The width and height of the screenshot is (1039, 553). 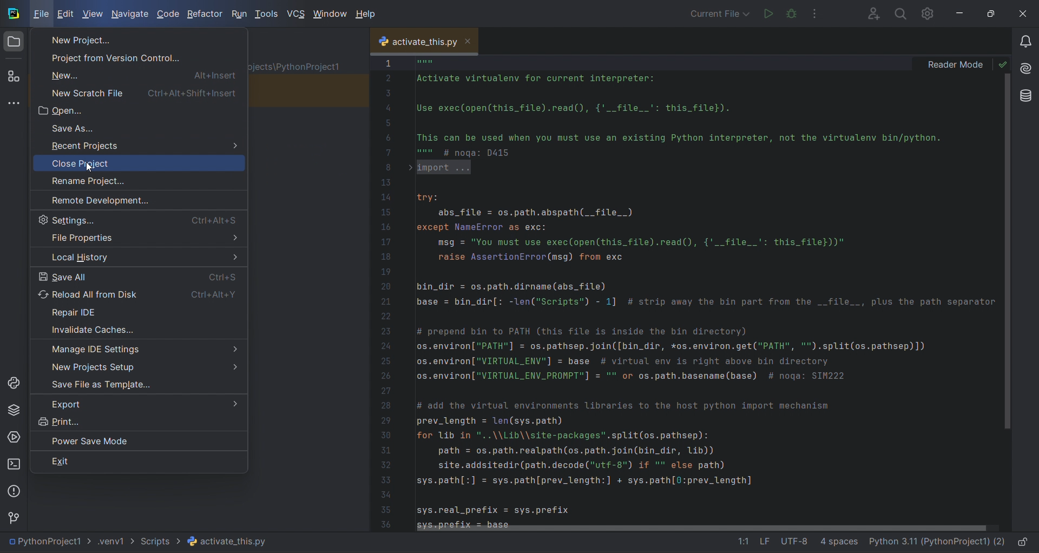 I want to click on cache, so click(x=139, y=327).